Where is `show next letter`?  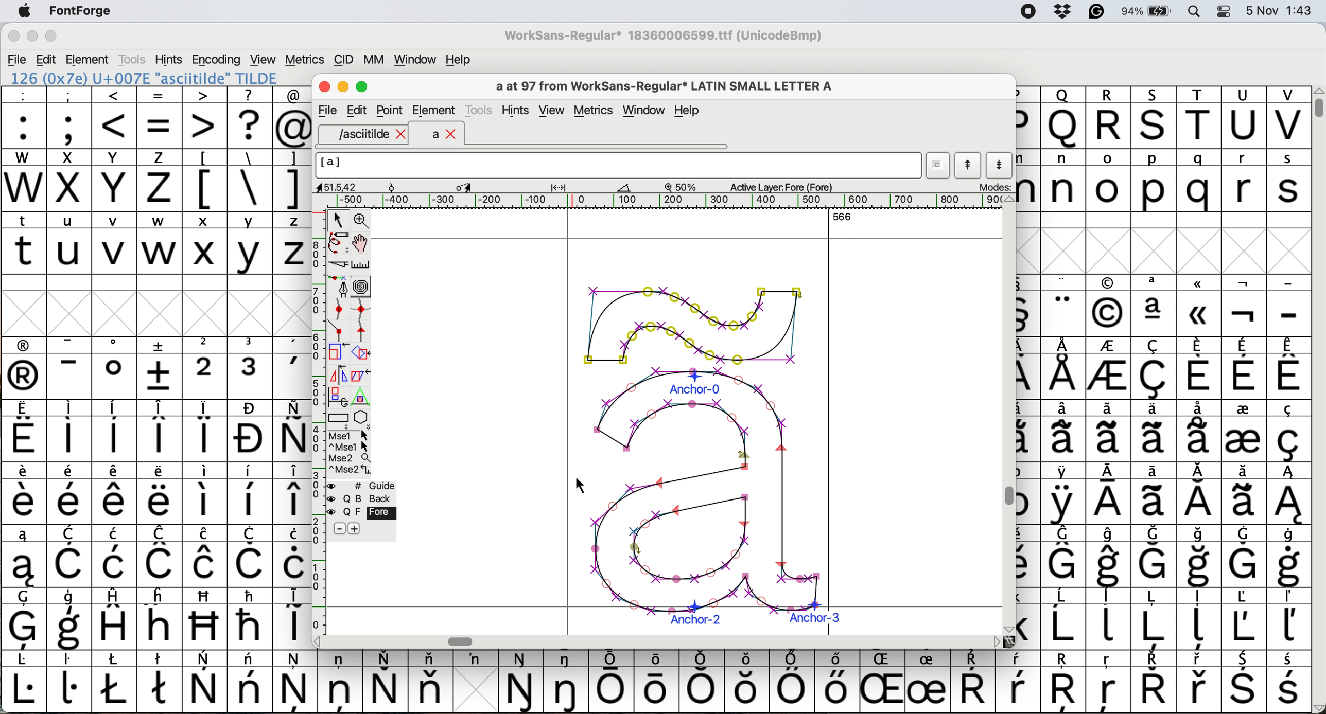 show next letter is located at coordinates (1001, 165).